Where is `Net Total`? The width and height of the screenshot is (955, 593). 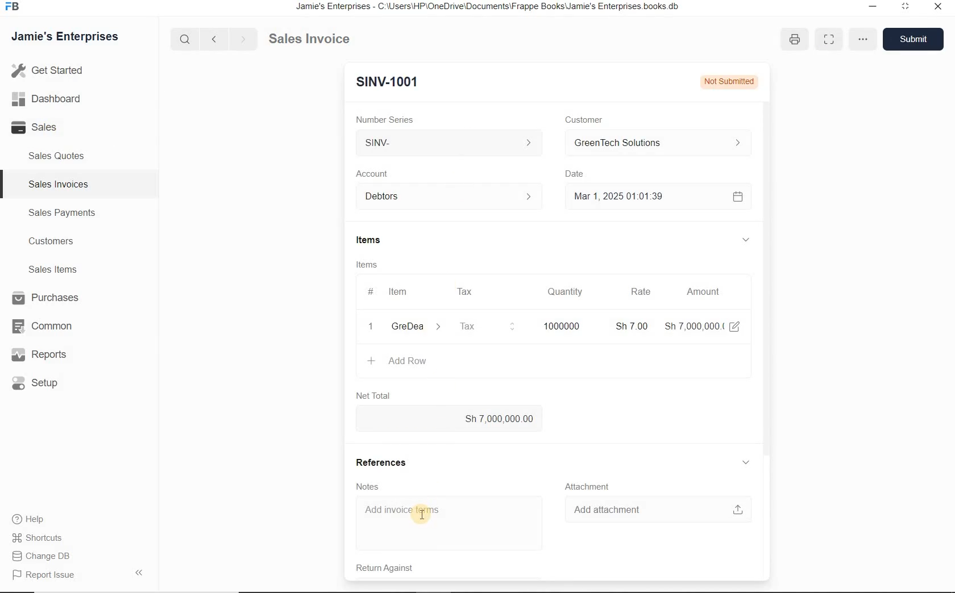
Net Total is located at coordinates (371, 395).